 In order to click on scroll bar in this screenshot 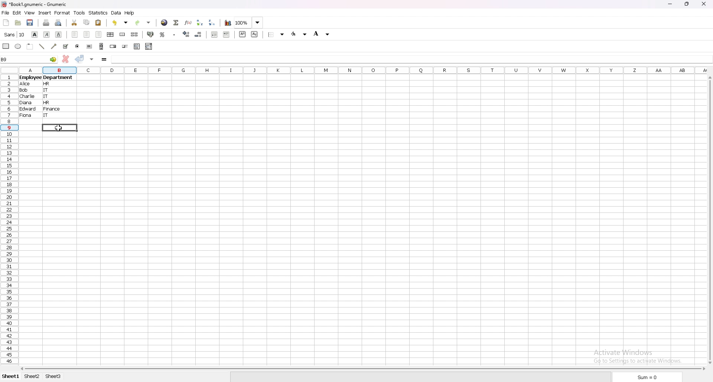, I will do `click(102, 46)`.